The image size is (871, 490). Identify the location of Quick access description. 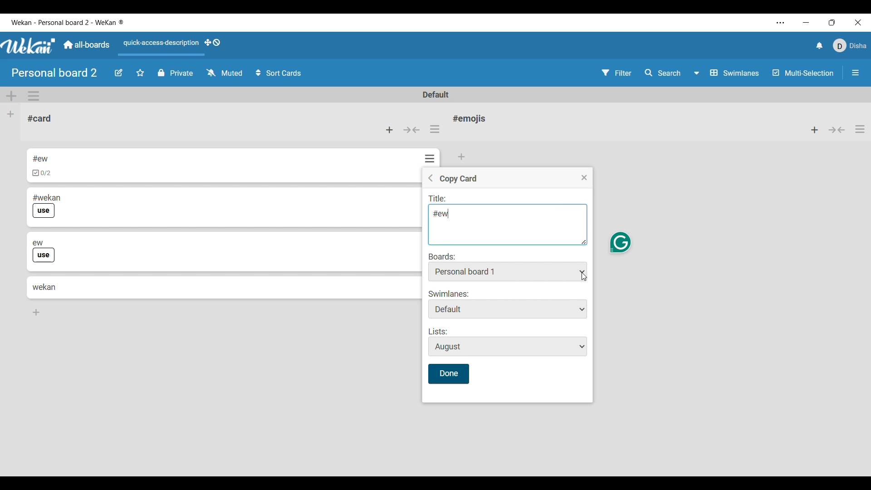
(159, 47).